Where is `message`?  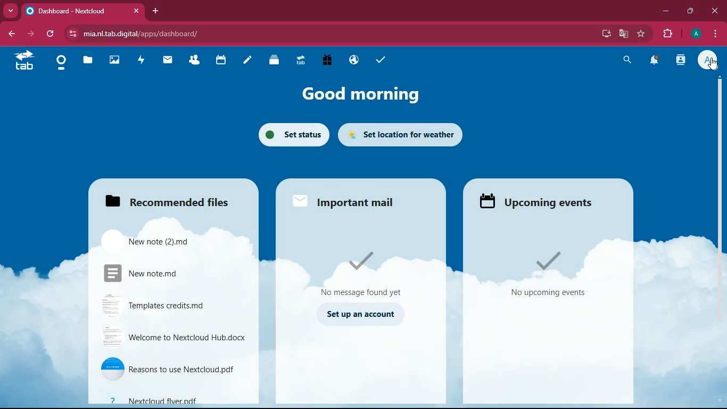 message is located at coordinates (365, 273).